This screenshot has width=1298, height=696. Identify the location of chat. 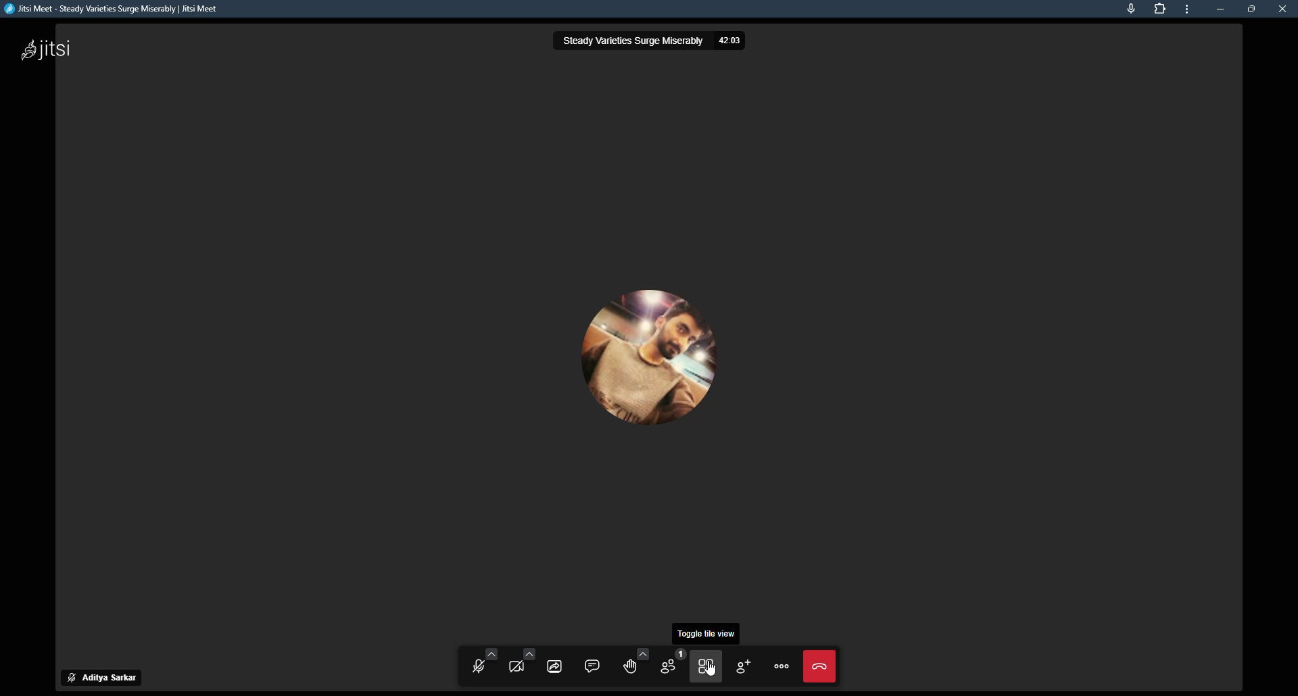
(593, 666).